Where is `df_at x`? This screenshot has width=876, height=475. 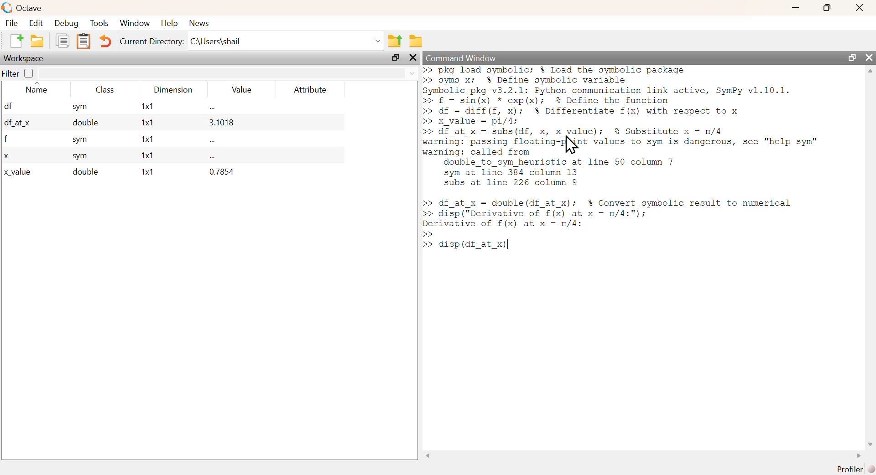
df_at x is located at coordinates (17, 124).